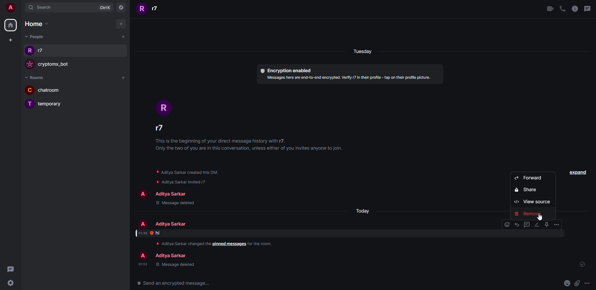  Describe the element at coordinates (143, 224) in the screenshot. I see `profile` at that location.